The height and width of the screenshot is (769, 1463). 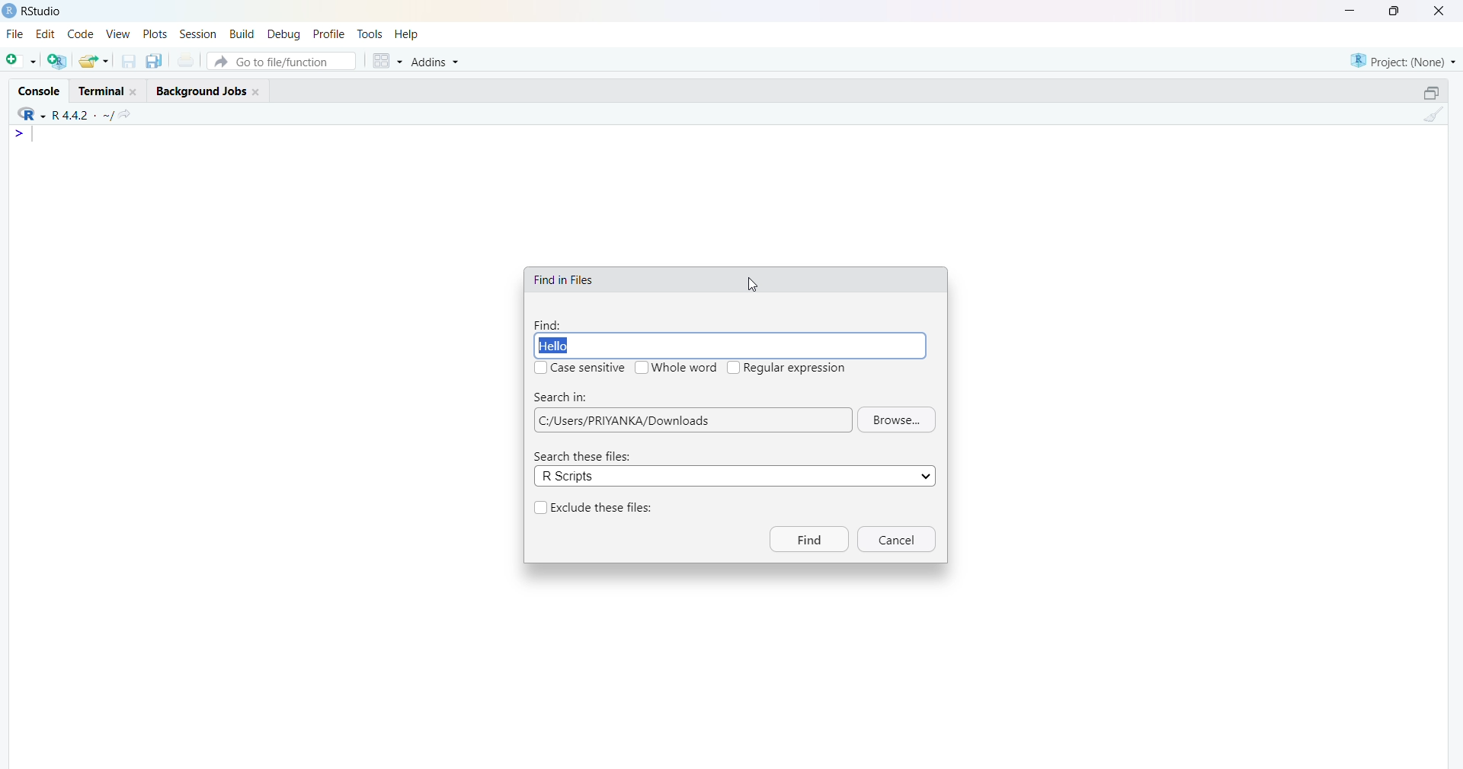 What do you see at coordinates (811, 539) in the screenshot?
I see `Find` at bounding box center [811, 539].